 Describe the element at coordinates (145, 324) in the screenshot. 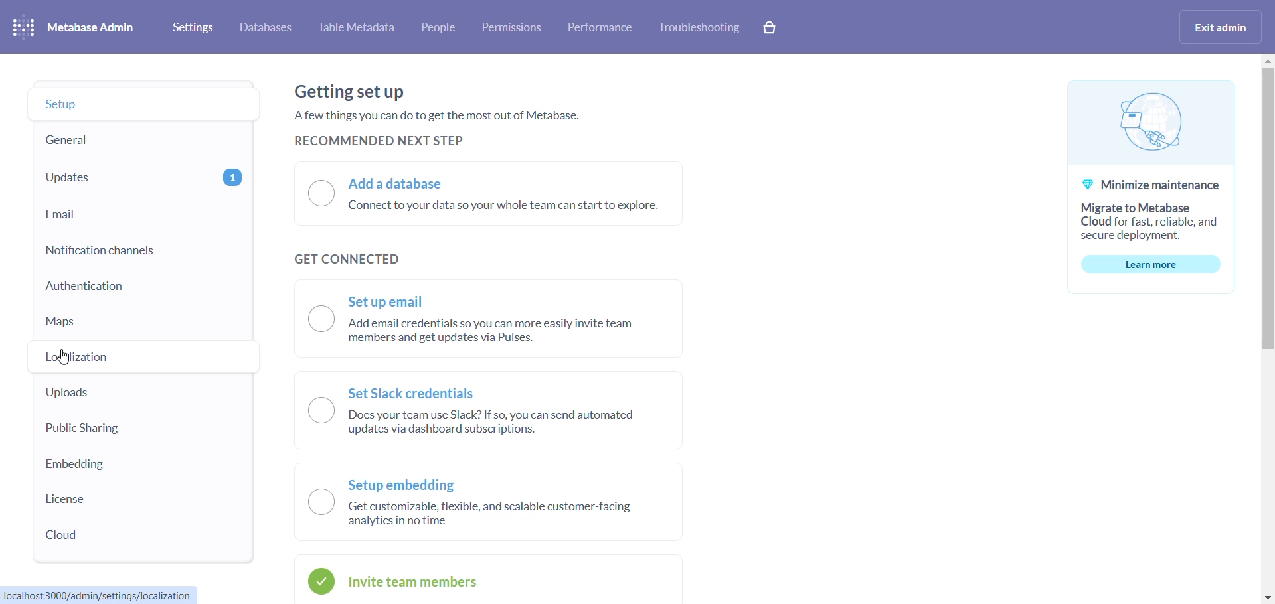

I see `maps` at that location.